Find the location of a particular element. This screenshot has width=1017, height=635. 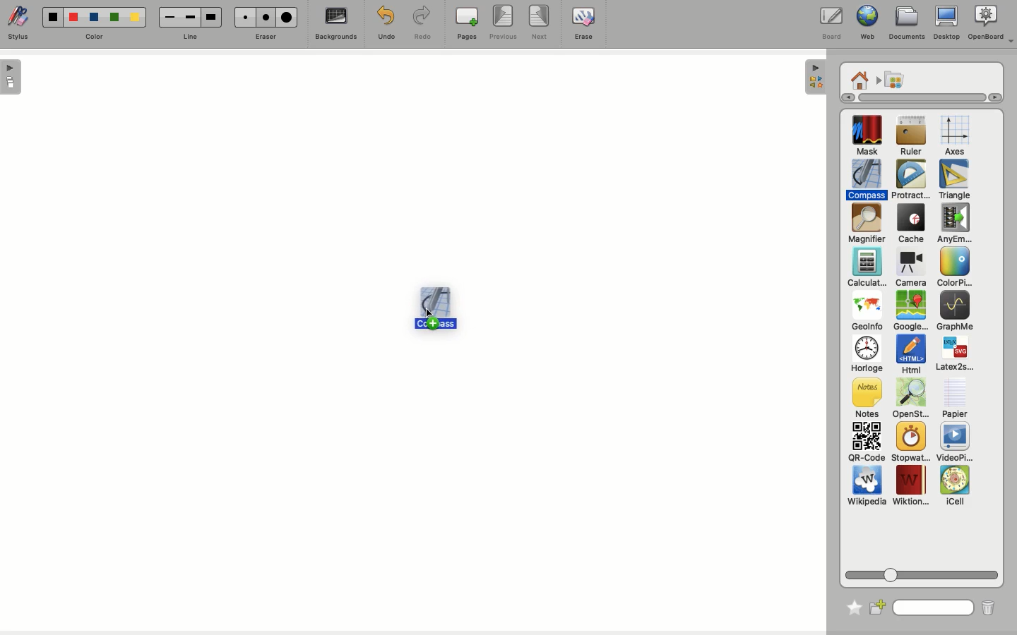

Scroll is located at coordinates (924, 572).